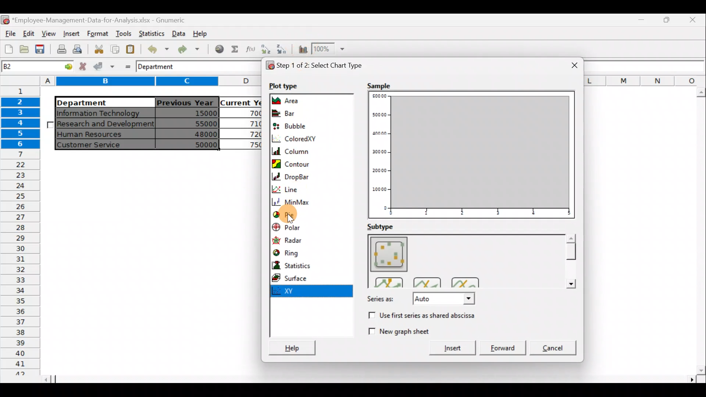 The height and width of the screenshot is (397, 706). What do you see at coordinates (313, 201) in the screenshot?
I see `MinMax` at bounding box center [313, 201].